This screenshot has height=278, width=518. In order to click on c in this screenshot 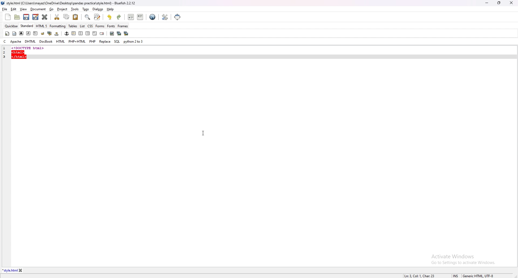, I will do `click(5, 42)`.